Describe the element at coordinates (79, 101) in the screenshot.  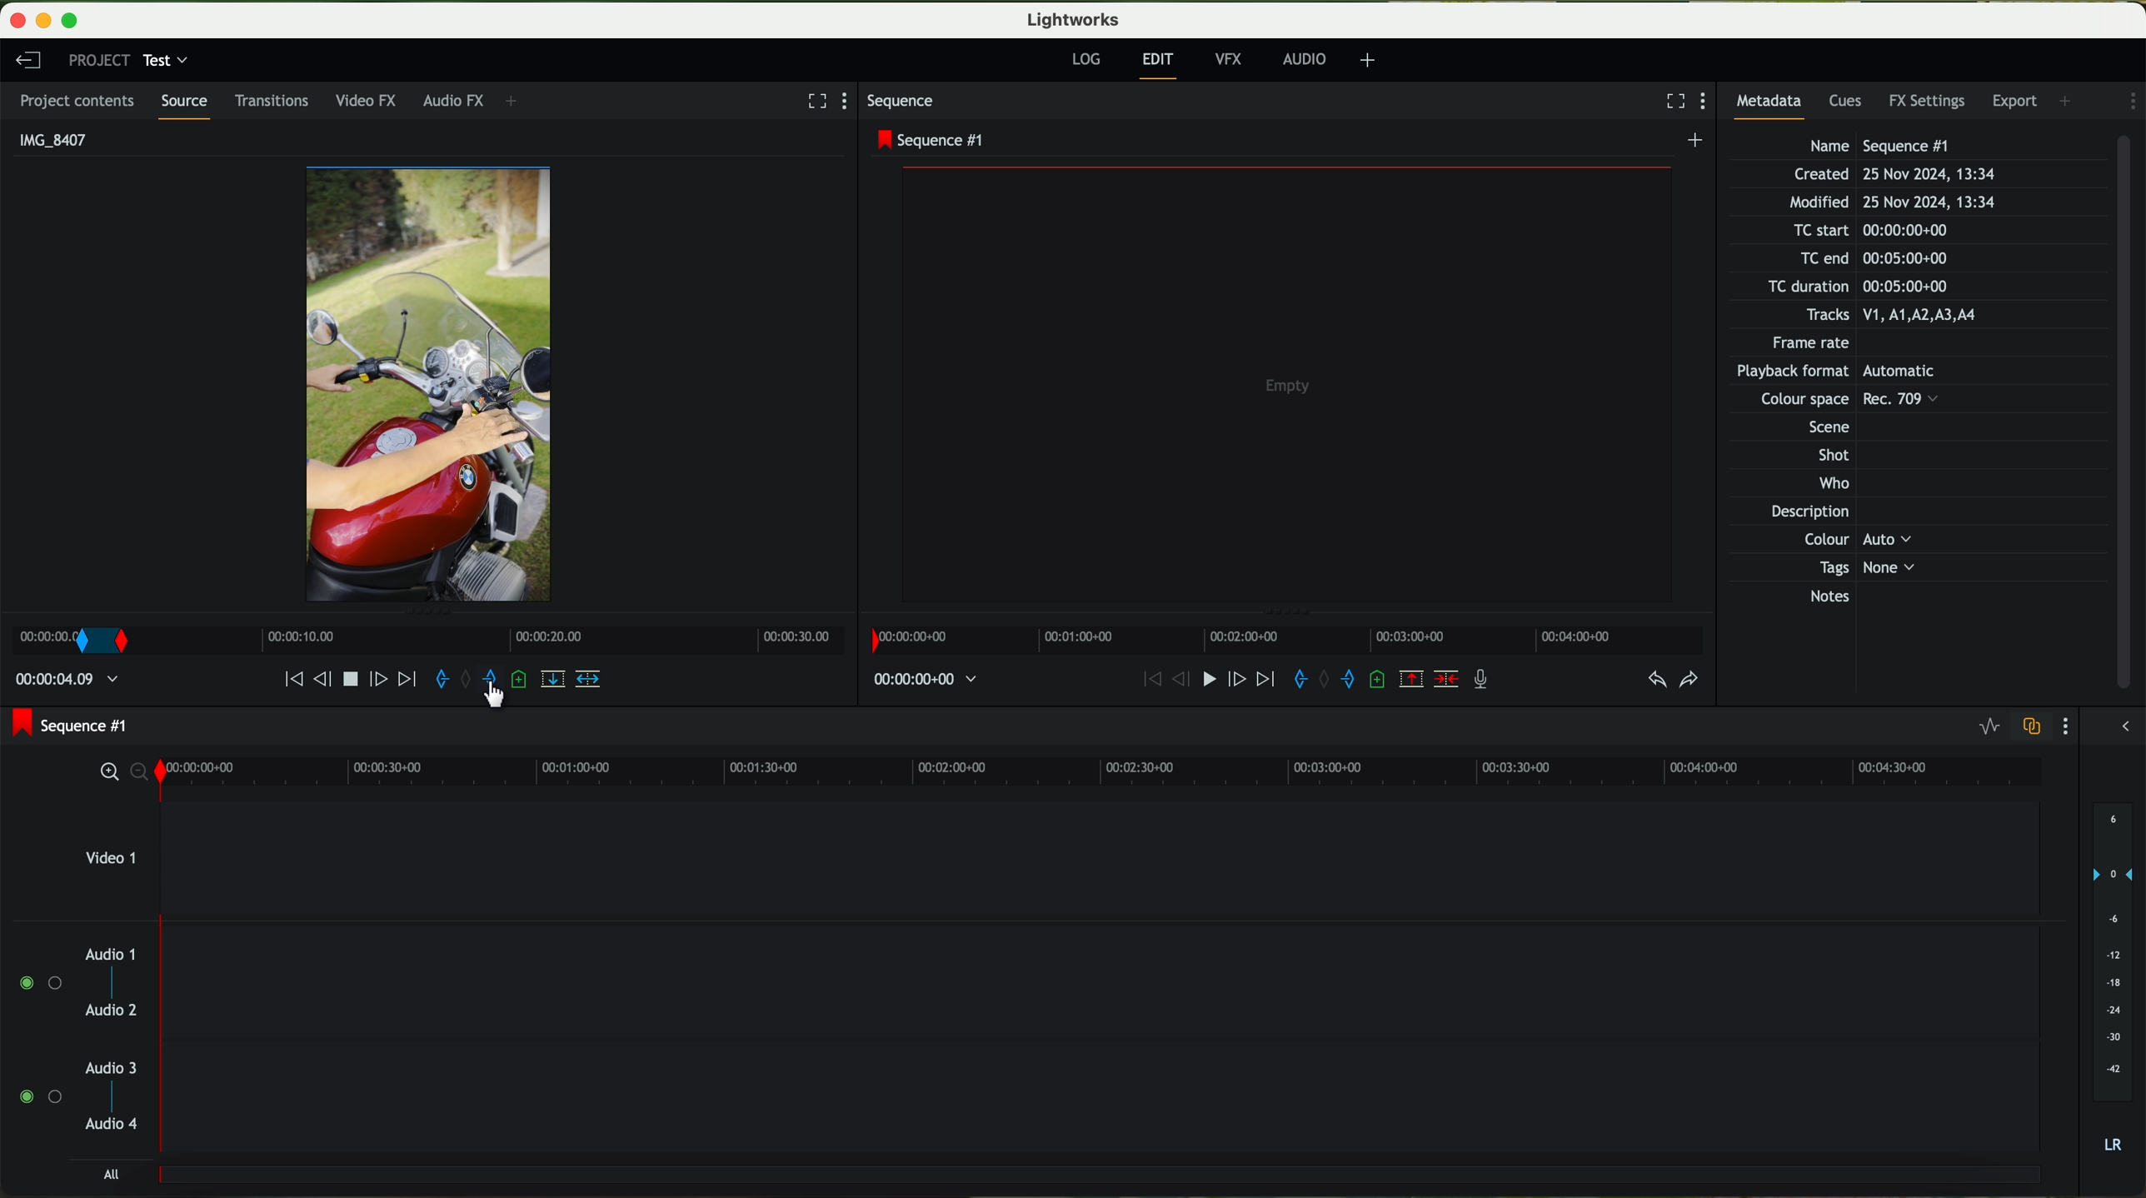
I see `project contents` at that location.